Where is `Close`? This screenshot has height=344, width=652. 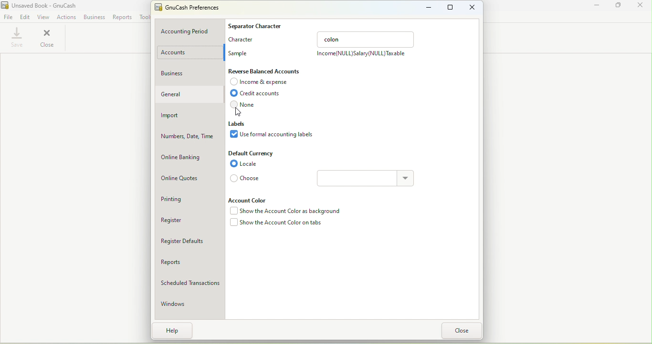 Close is located at coordinates (463, 331).